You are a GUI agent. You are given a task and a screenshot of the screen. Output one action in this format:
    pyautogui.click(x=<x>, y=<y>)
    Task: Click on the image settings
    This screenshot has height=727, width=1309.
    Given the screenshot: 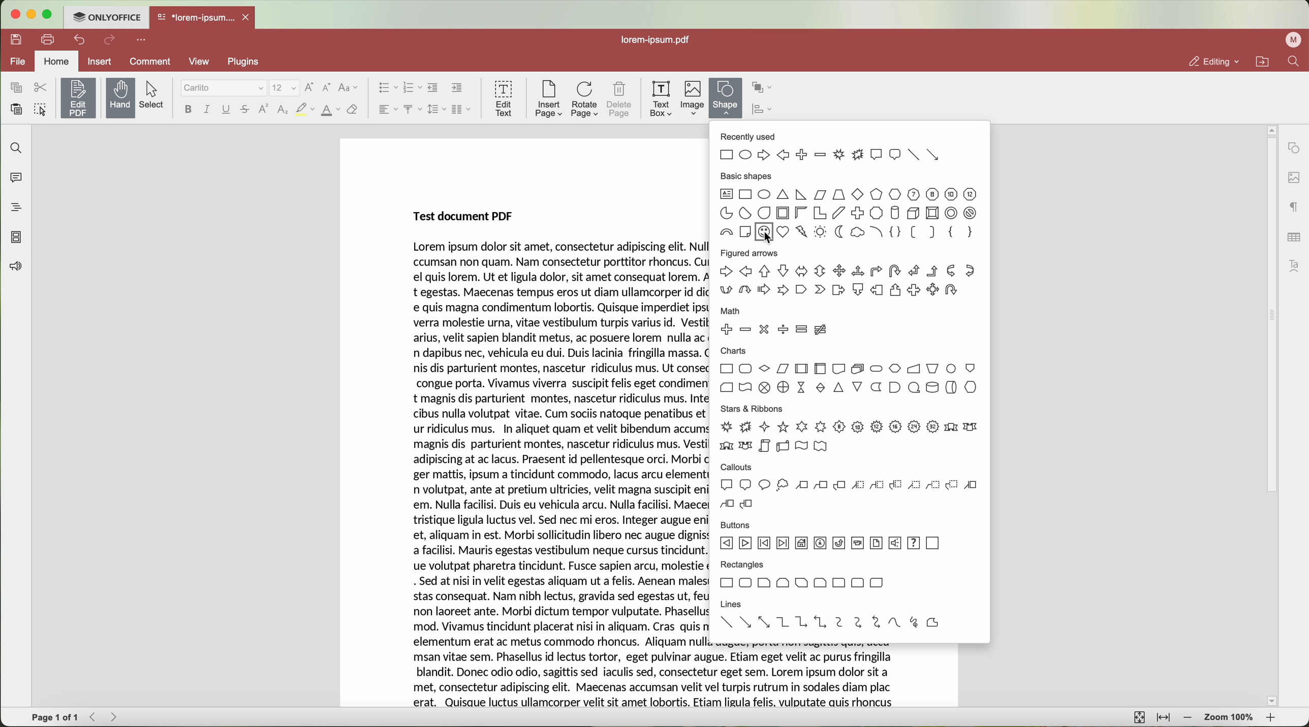 What is the action you would take?
    pyautogui.click(x=1293, y=177)
    